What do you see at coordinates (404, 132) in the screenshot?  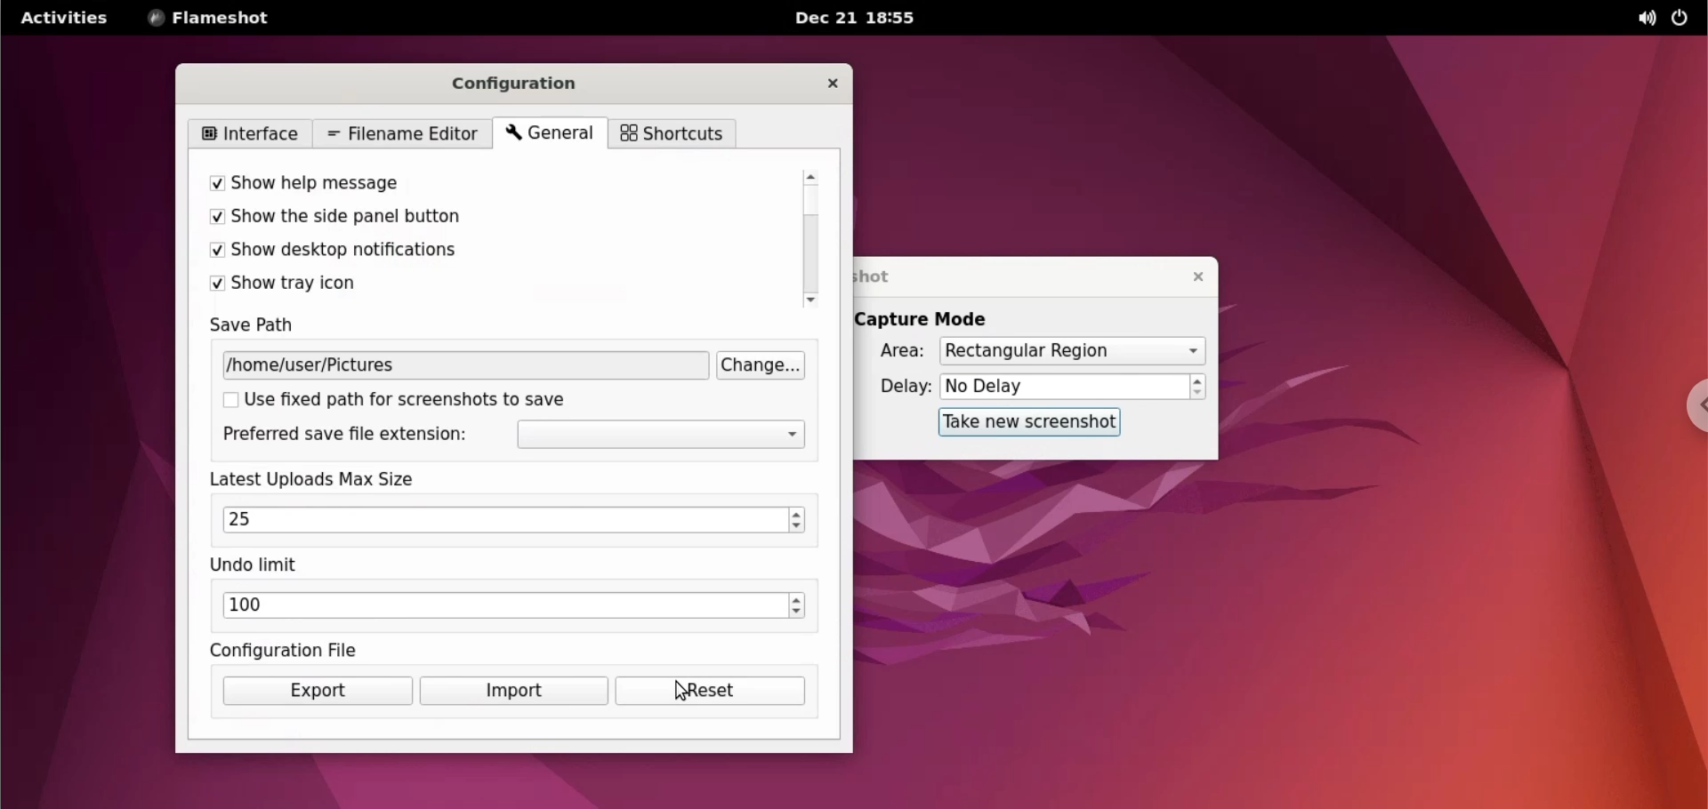 I see `filename editor` at bounding box center [404, 132].